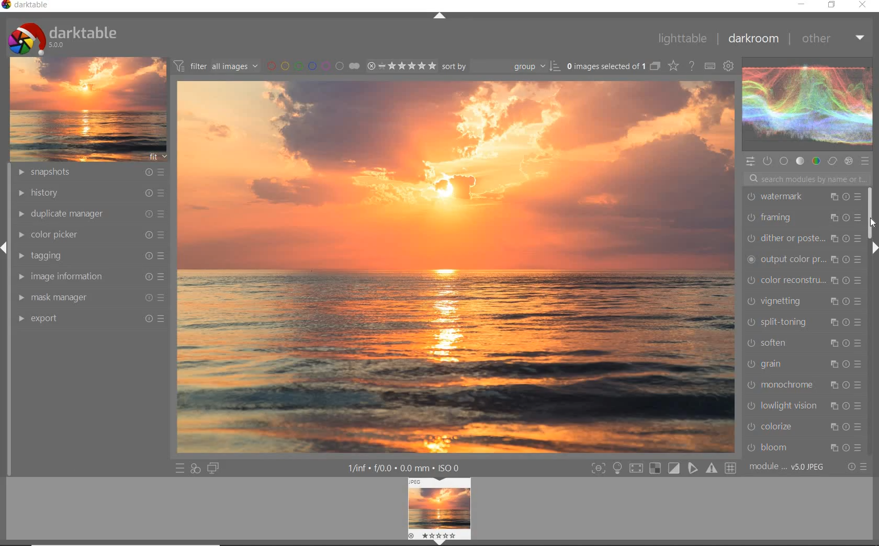 The height and width of the screenshot is (546, 879). What do you see at coordinates (681, 38) in the screenshot?
I see `lighttable` at bounding box center [681, 38].